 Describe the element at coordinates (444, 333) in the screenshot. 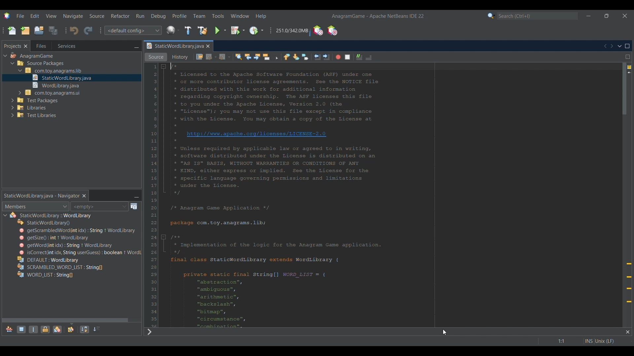

I see `cursor` at that location.